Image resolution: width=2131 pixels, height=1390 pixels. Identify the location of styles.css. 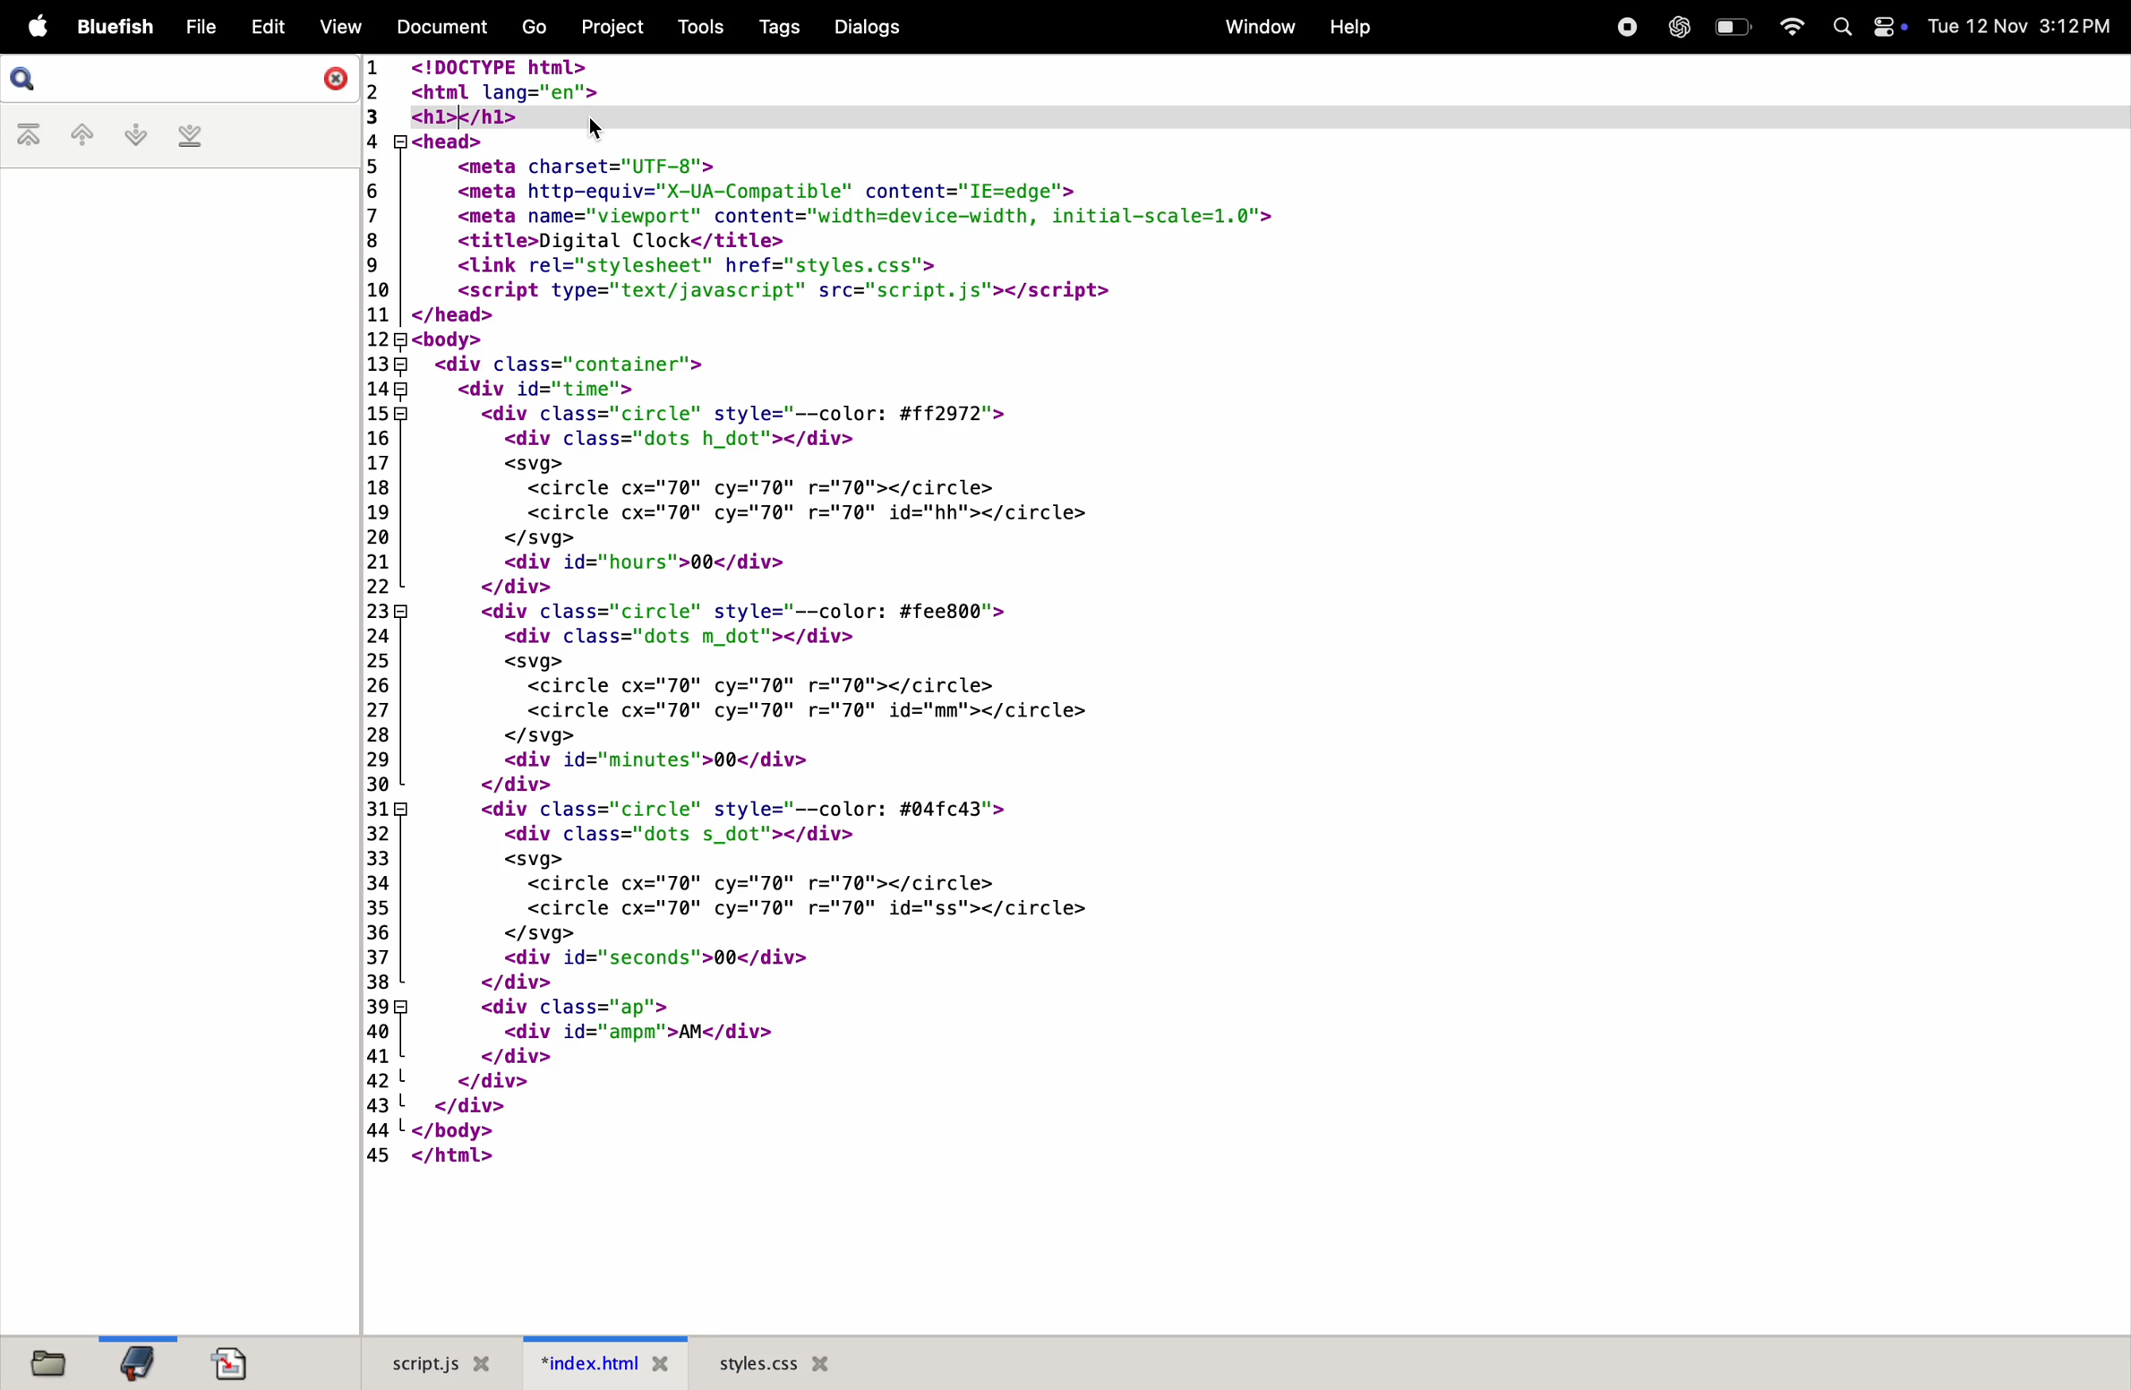
(775, 1362).